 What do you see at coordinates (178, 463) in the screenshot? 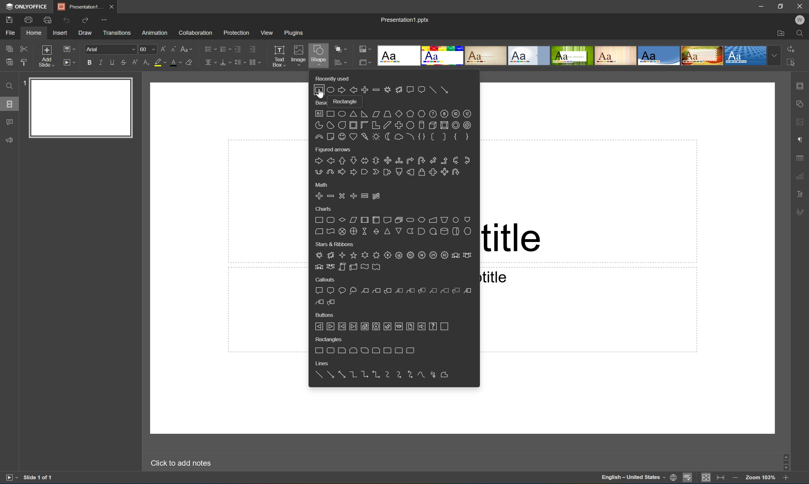
I see `Click to add notes` at bounding box center [178, 463].